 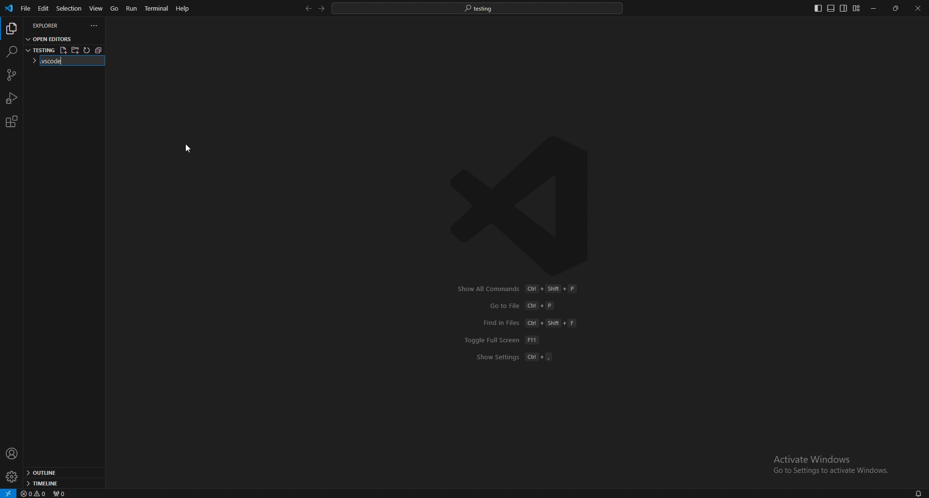 I want to click on refresh, so click(x=88, y=50).